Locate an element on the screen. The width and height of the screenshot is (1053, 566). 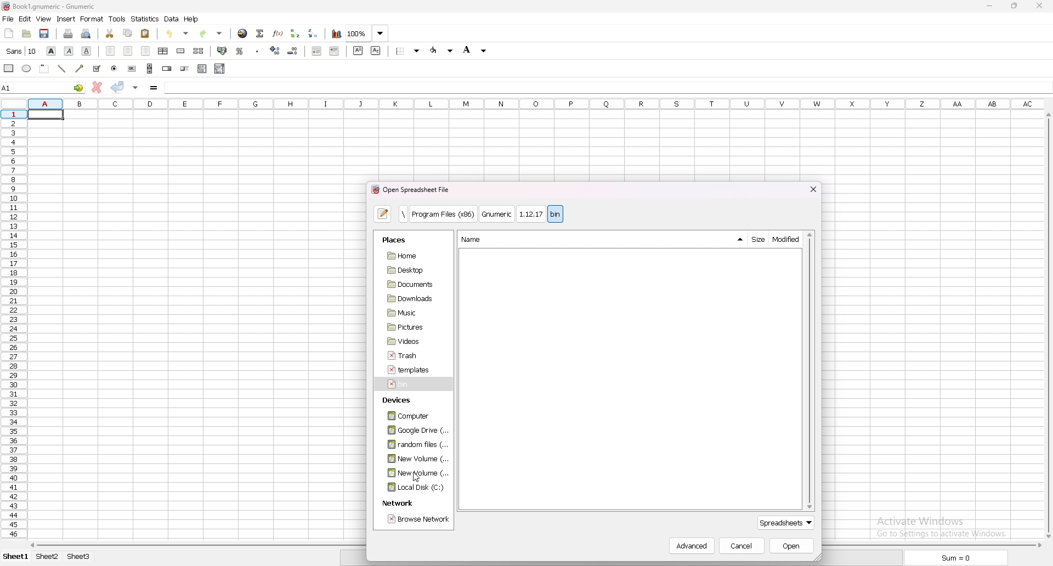
accept change is located at coordinates (117, 87).